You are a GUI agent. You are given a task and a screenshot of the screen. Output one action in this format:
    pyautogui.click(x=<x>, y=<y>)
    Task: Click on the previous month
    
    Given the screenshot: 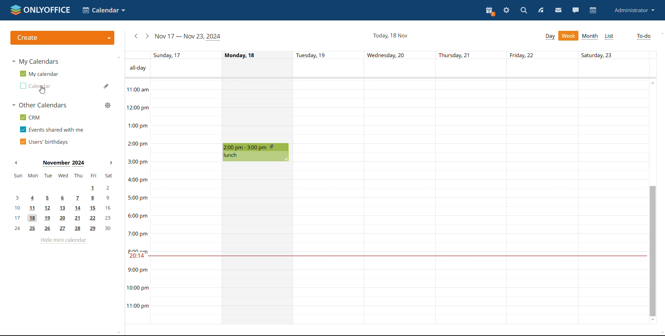 What is the action you would take?
    pyautogui.click(x=16, y=163)
    